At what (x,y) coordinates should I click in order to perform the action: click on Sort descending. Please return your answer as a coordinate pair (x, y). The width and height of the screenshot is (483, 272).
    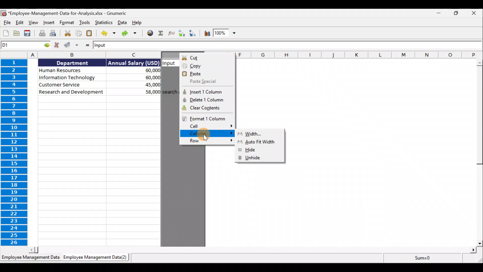
    Looking at the image, I should click on (193, 34).